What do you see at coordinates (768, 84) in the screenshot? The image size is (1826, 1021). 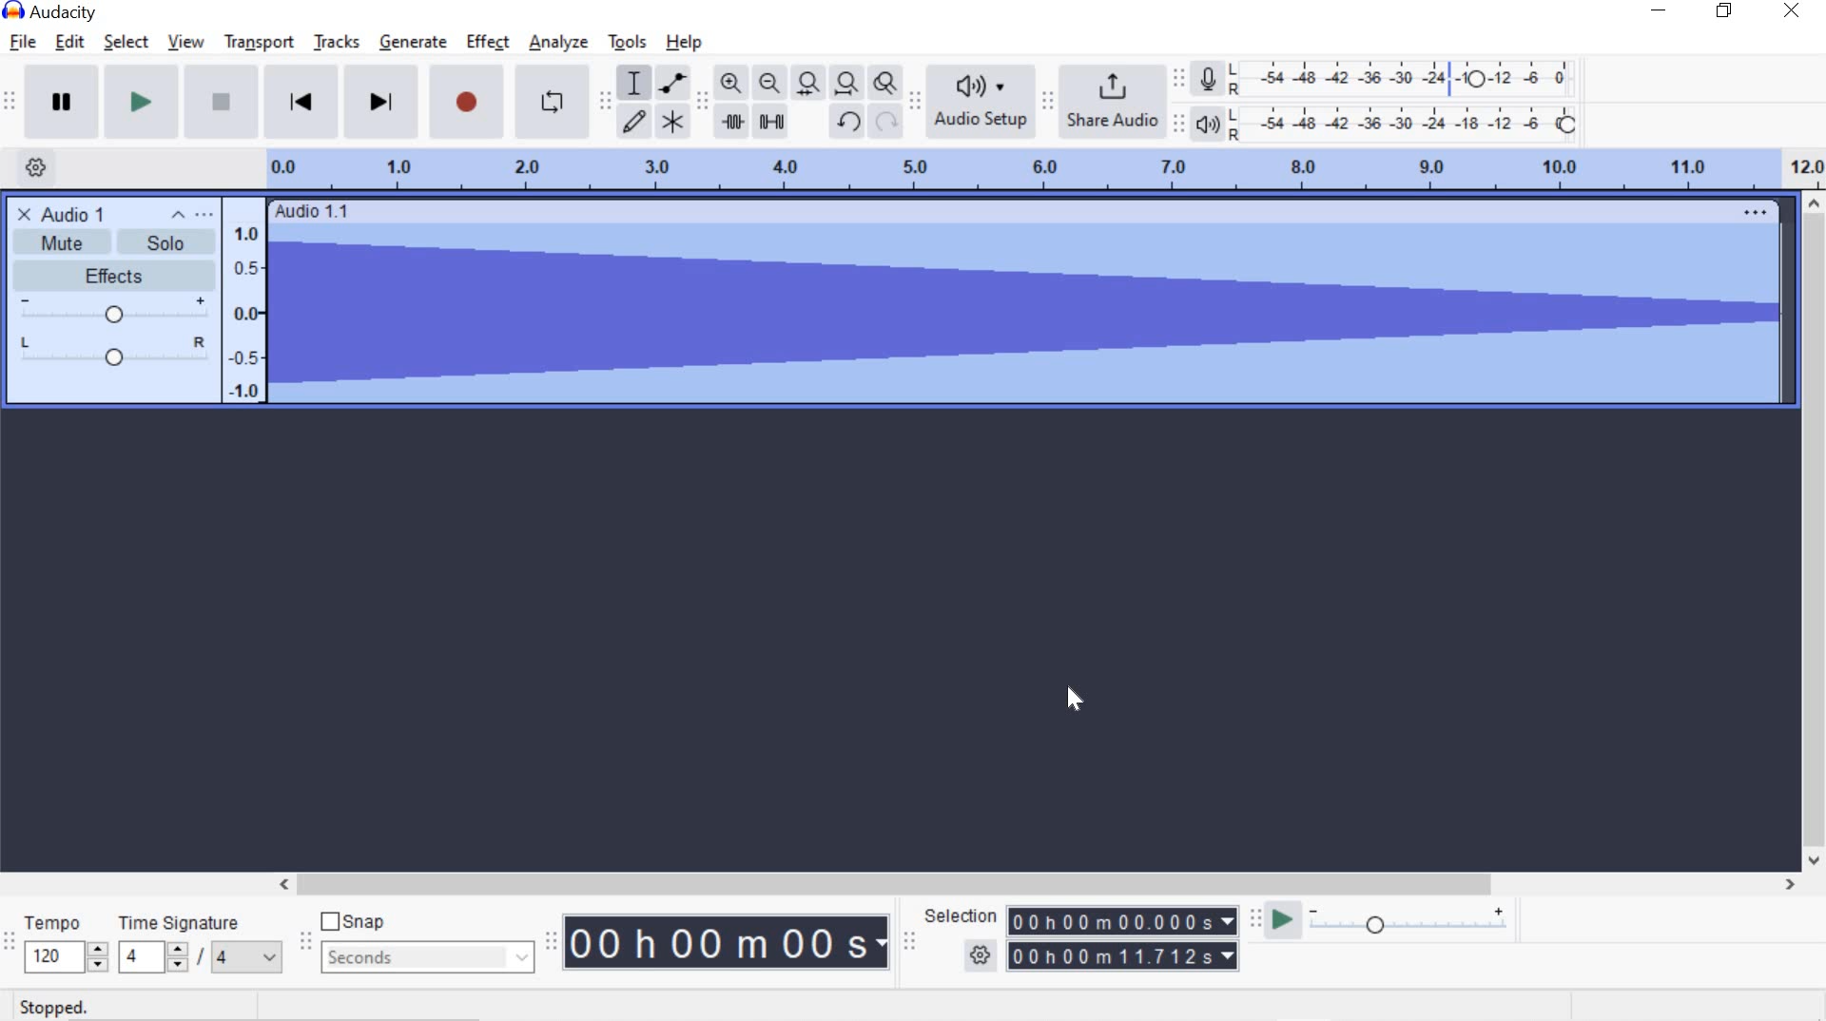 I see `Zoom Out` at bounding box center [768, 84].